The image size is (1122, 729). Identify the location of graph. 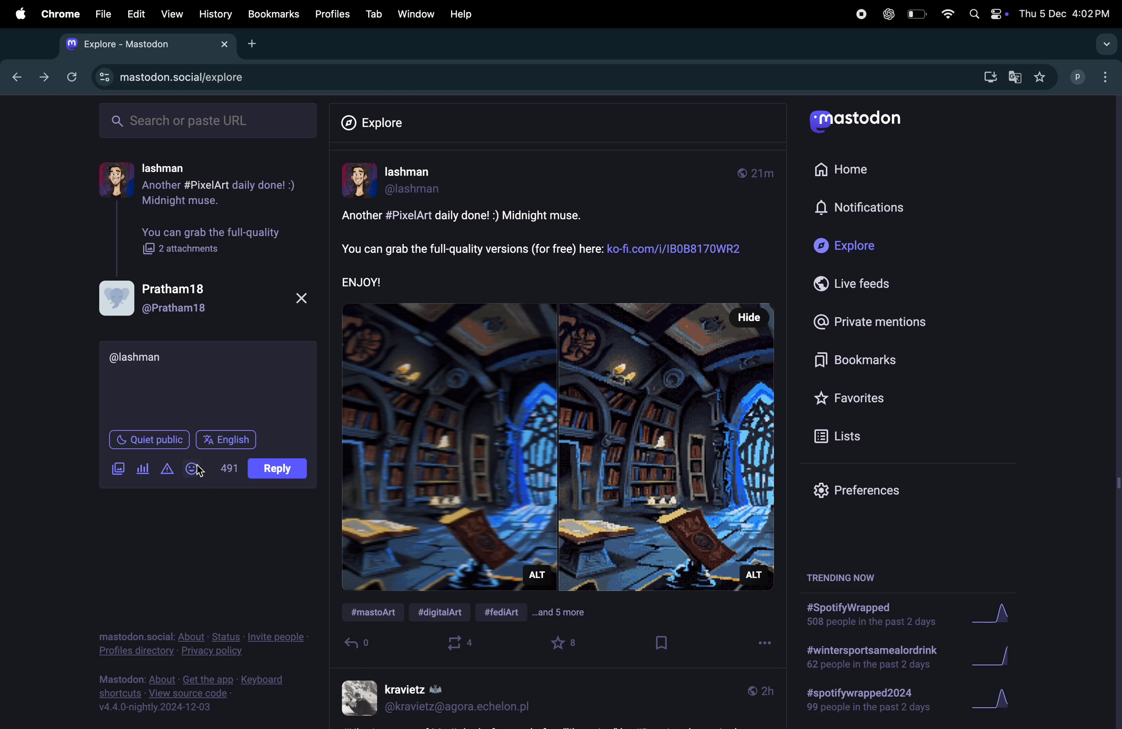
(995, 616).